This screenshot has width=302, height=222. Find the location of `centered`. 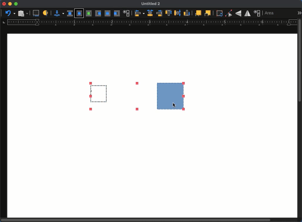

centered is located at coordinates (151, 13).